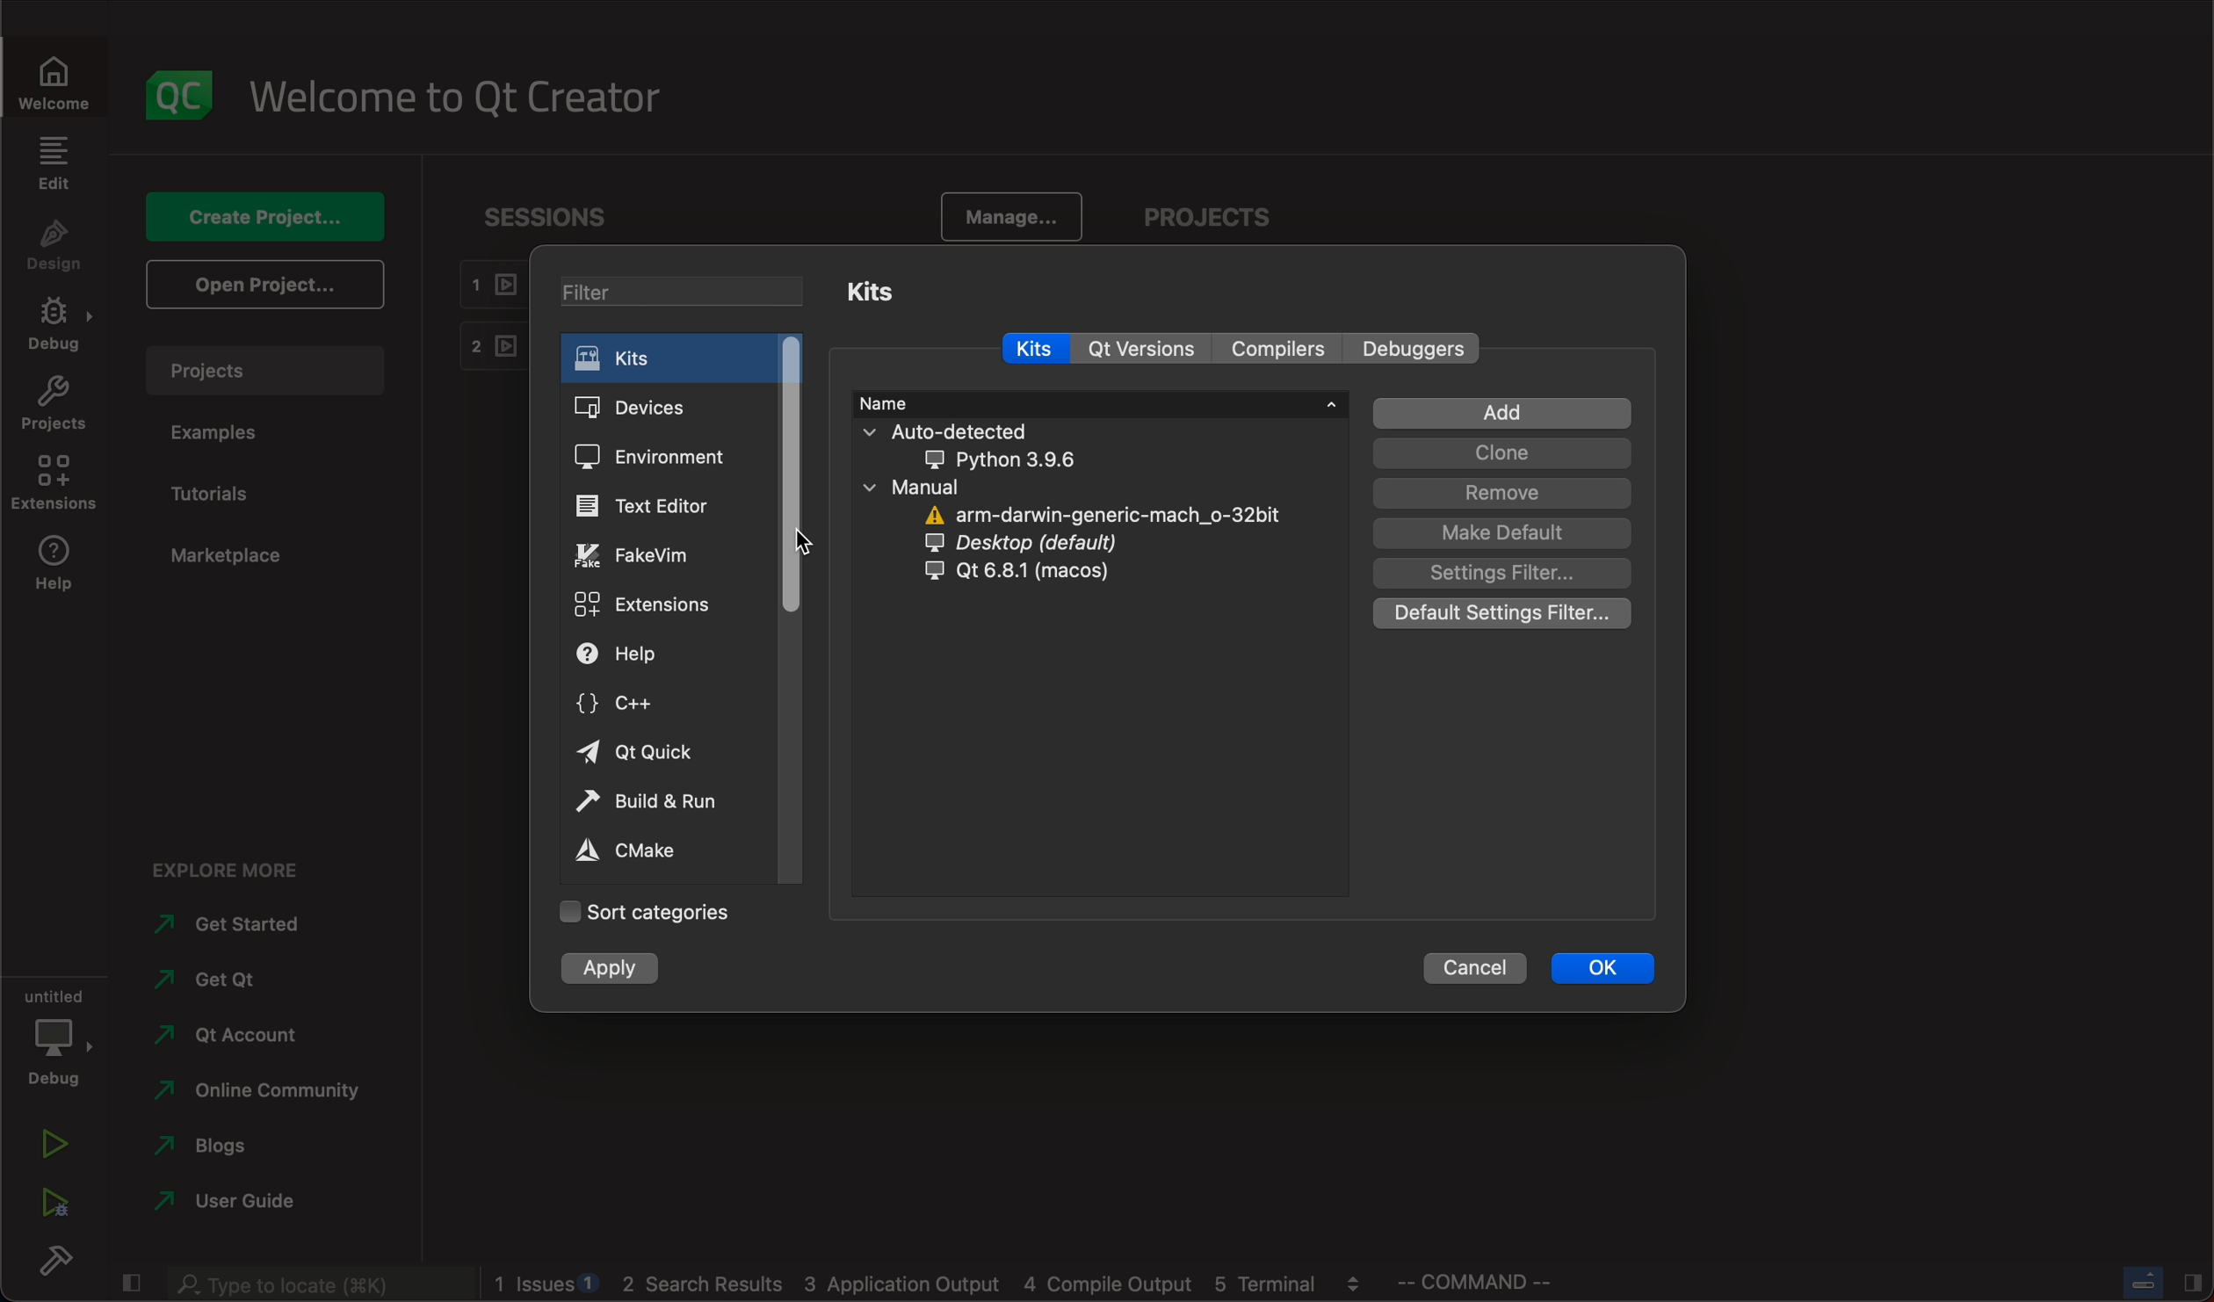 Image resolution: width=2214 pixels, height=1302 pixels. What do you see at coordinates (654, 655) in the screenshot?
I see `help` at bounding box center [654, 655].